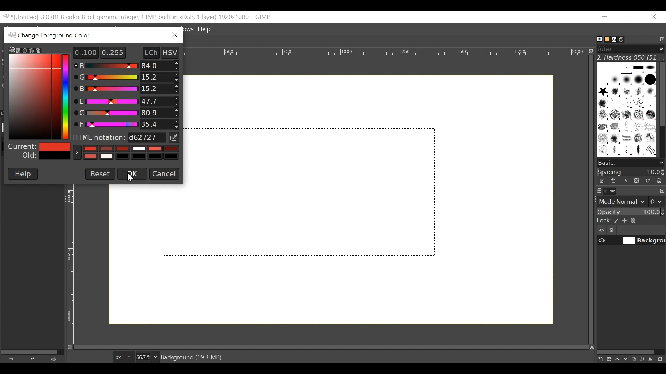  I want to click on Background (19.3 MB), so click(193, 357).